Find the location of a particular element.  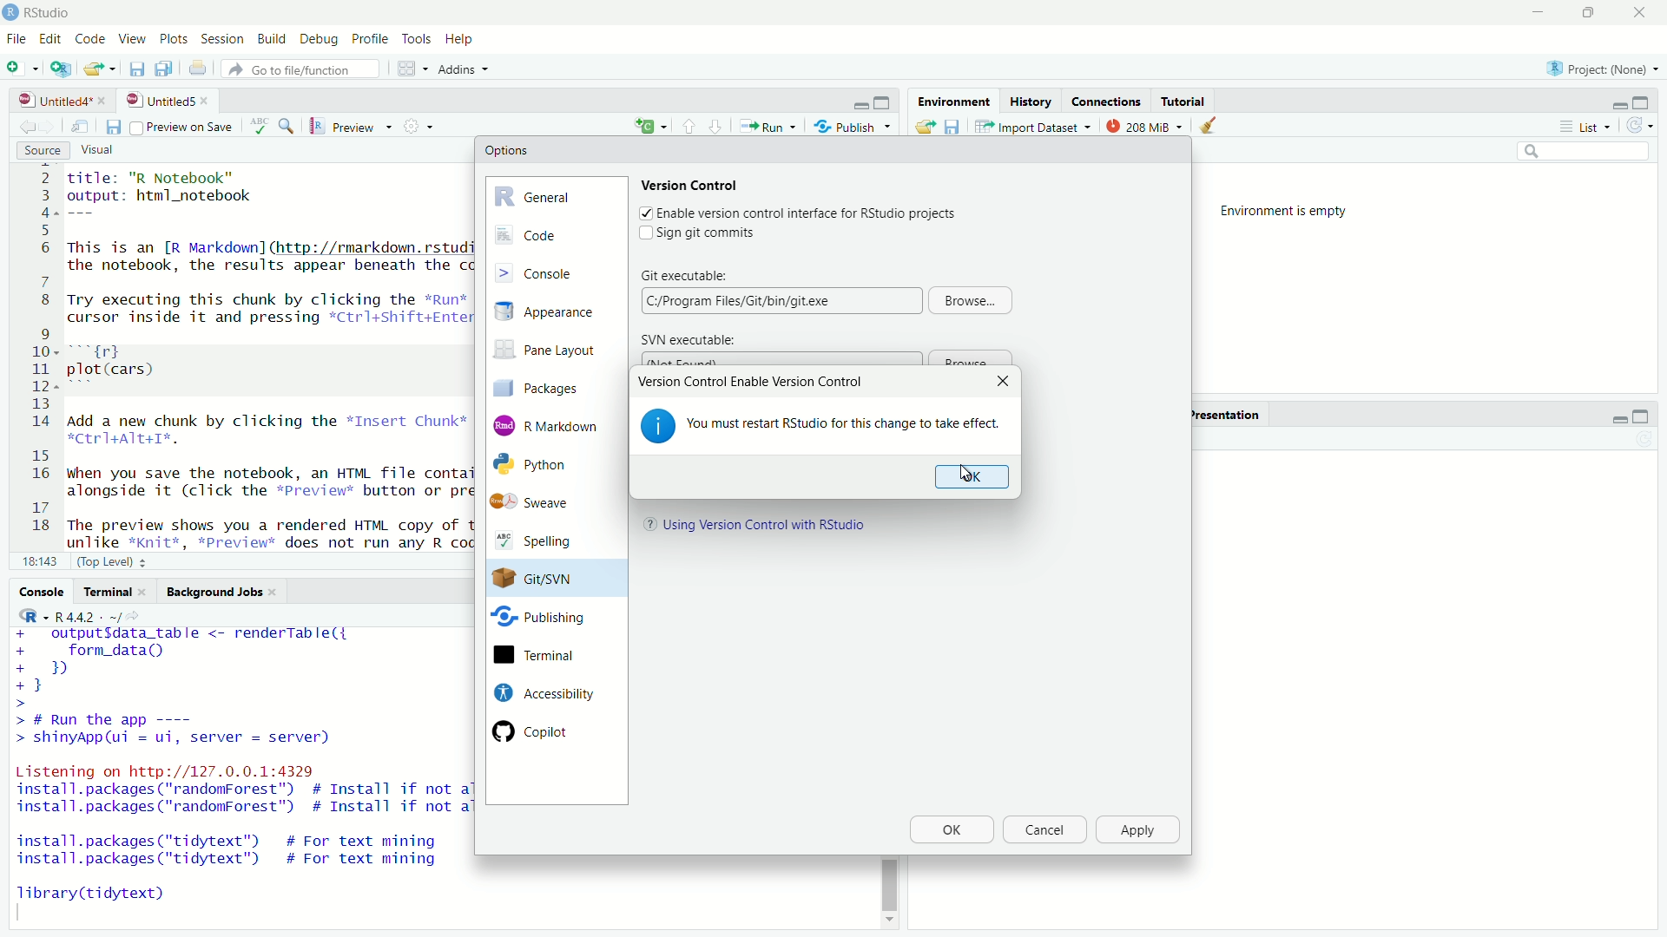

View is located at coordinates (130, 40).